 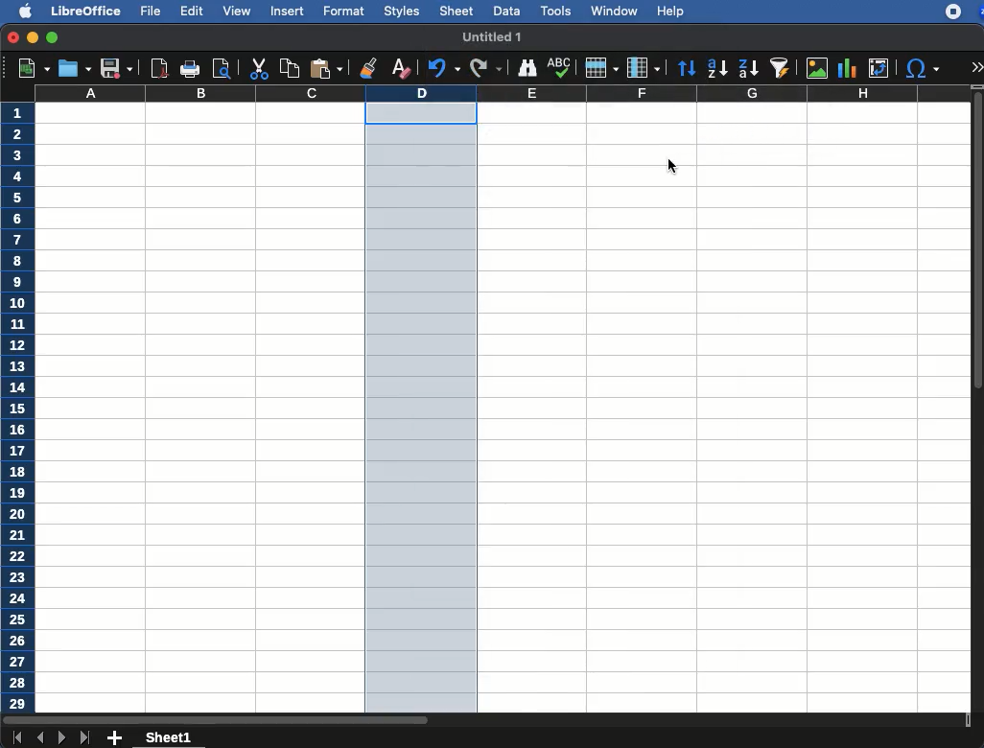 What do you see at coordinates (344, 12) in the screenshot?
I see `format` at bounding box center [344, 12].